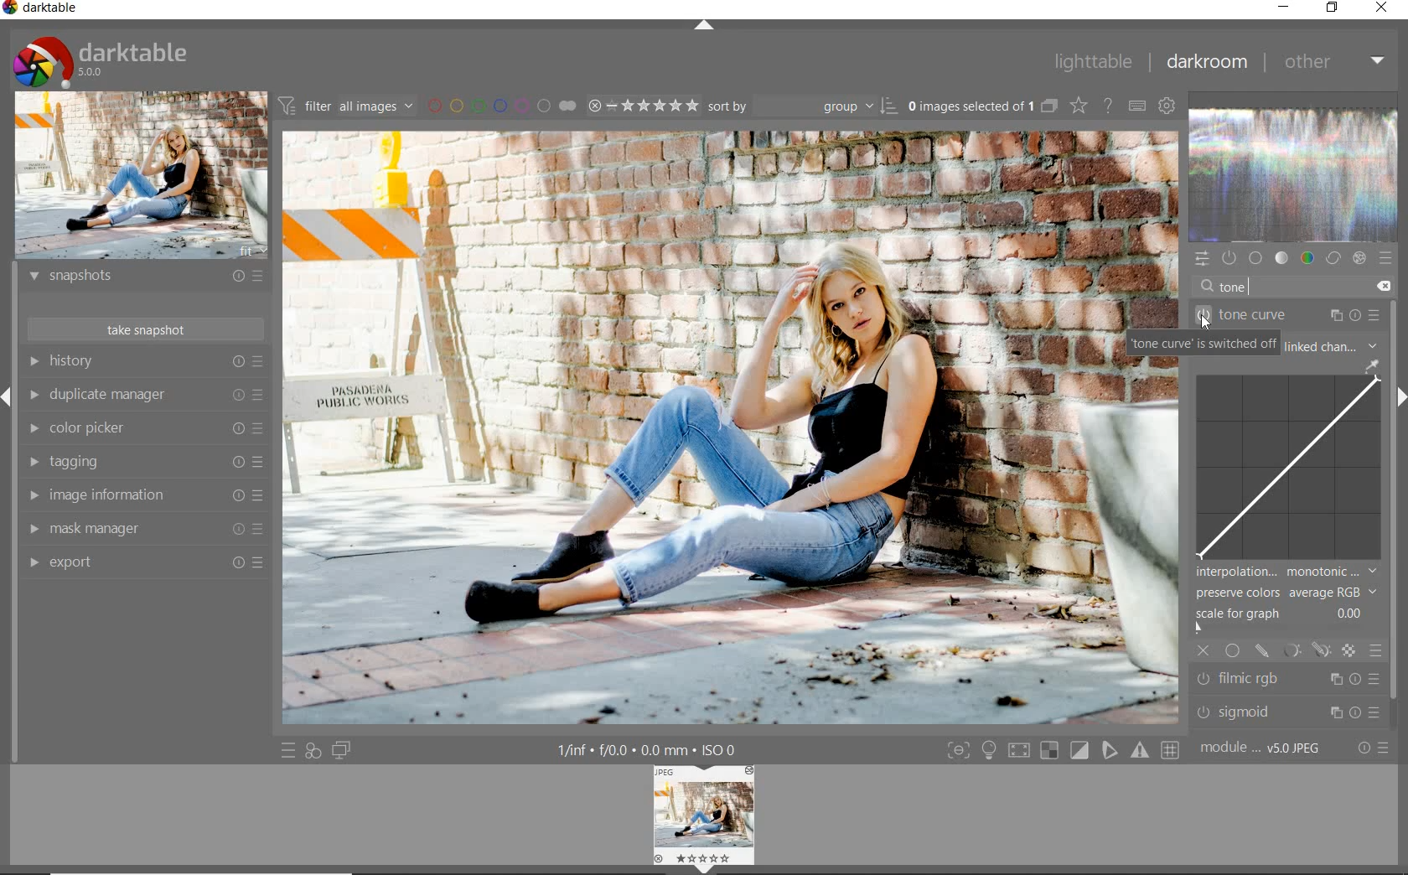  I want to click on system logo, so click(101, 60).